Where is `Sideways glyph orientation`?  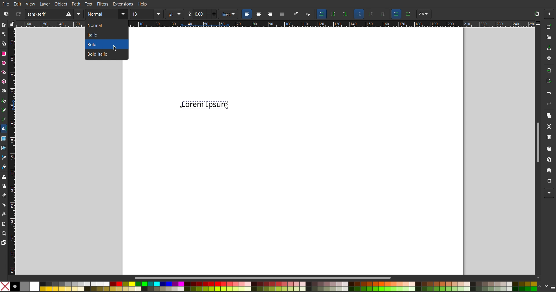
Sideways glyph orientation is located at coordinates (384, 14).